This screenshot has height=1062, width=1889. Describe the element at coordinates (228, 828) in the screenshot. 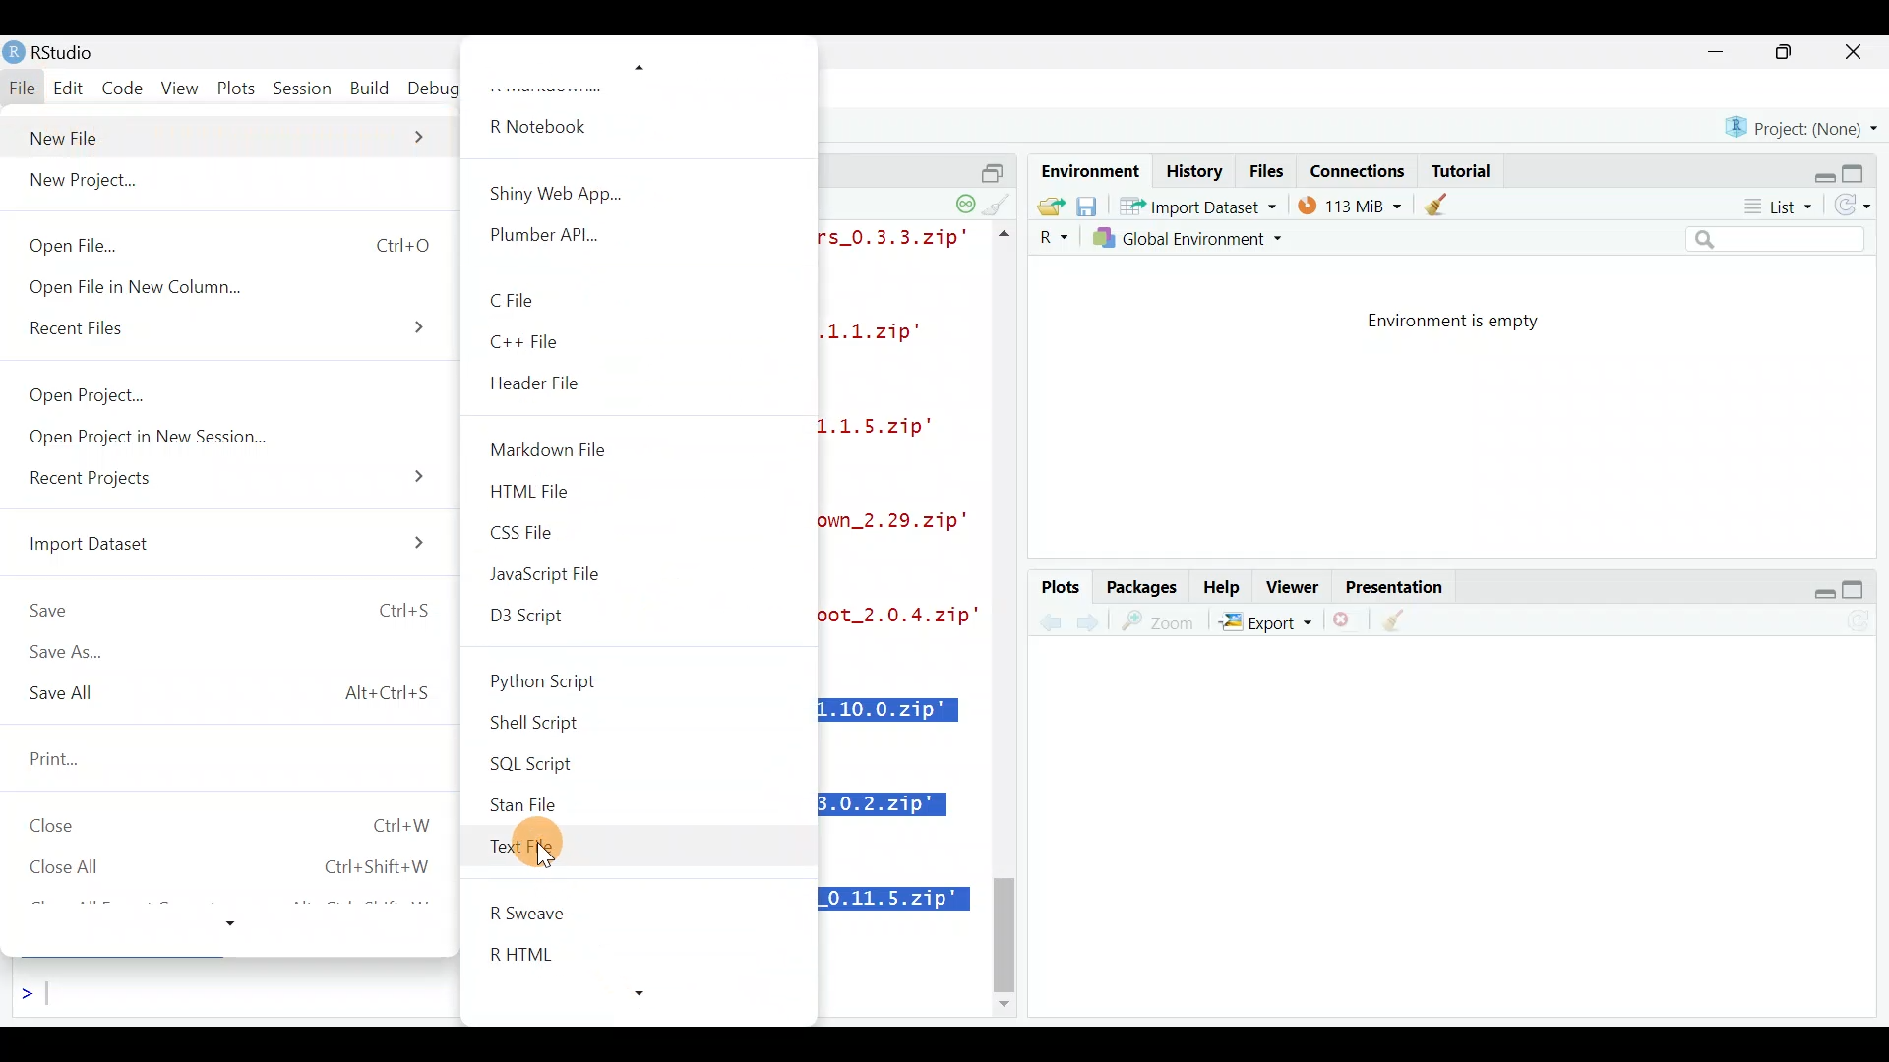

I see `Close Ctrl+w` at that location.